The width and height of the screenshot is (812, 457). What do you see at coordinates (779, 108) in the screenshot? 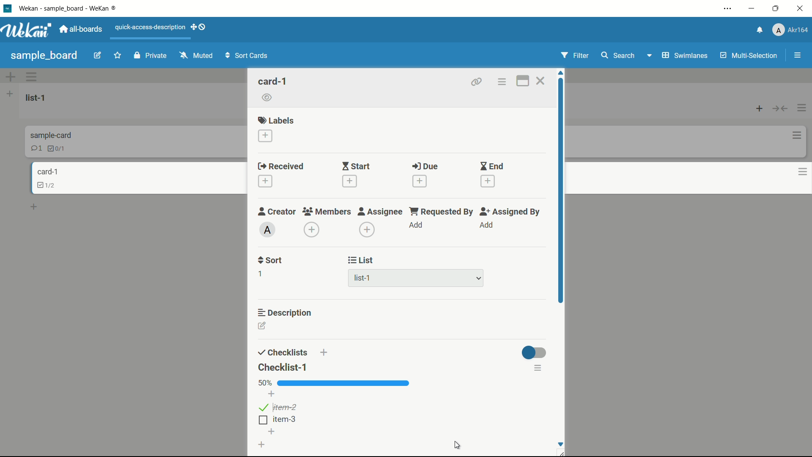
I see `collapse` at bounding box center [779, 108].